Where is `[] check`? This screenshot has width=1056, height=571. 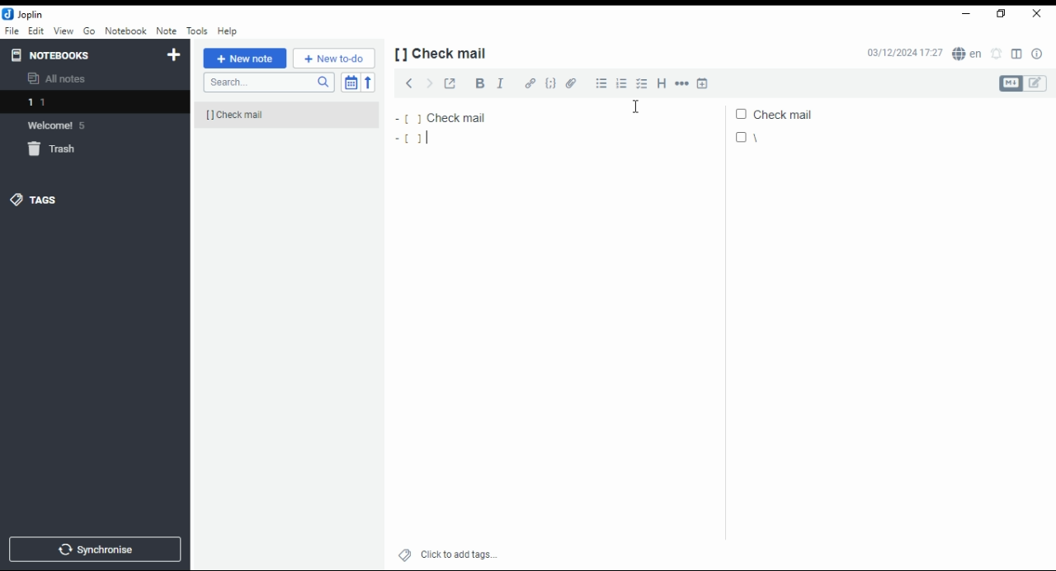
[] check is located at coordinates (274, 115).